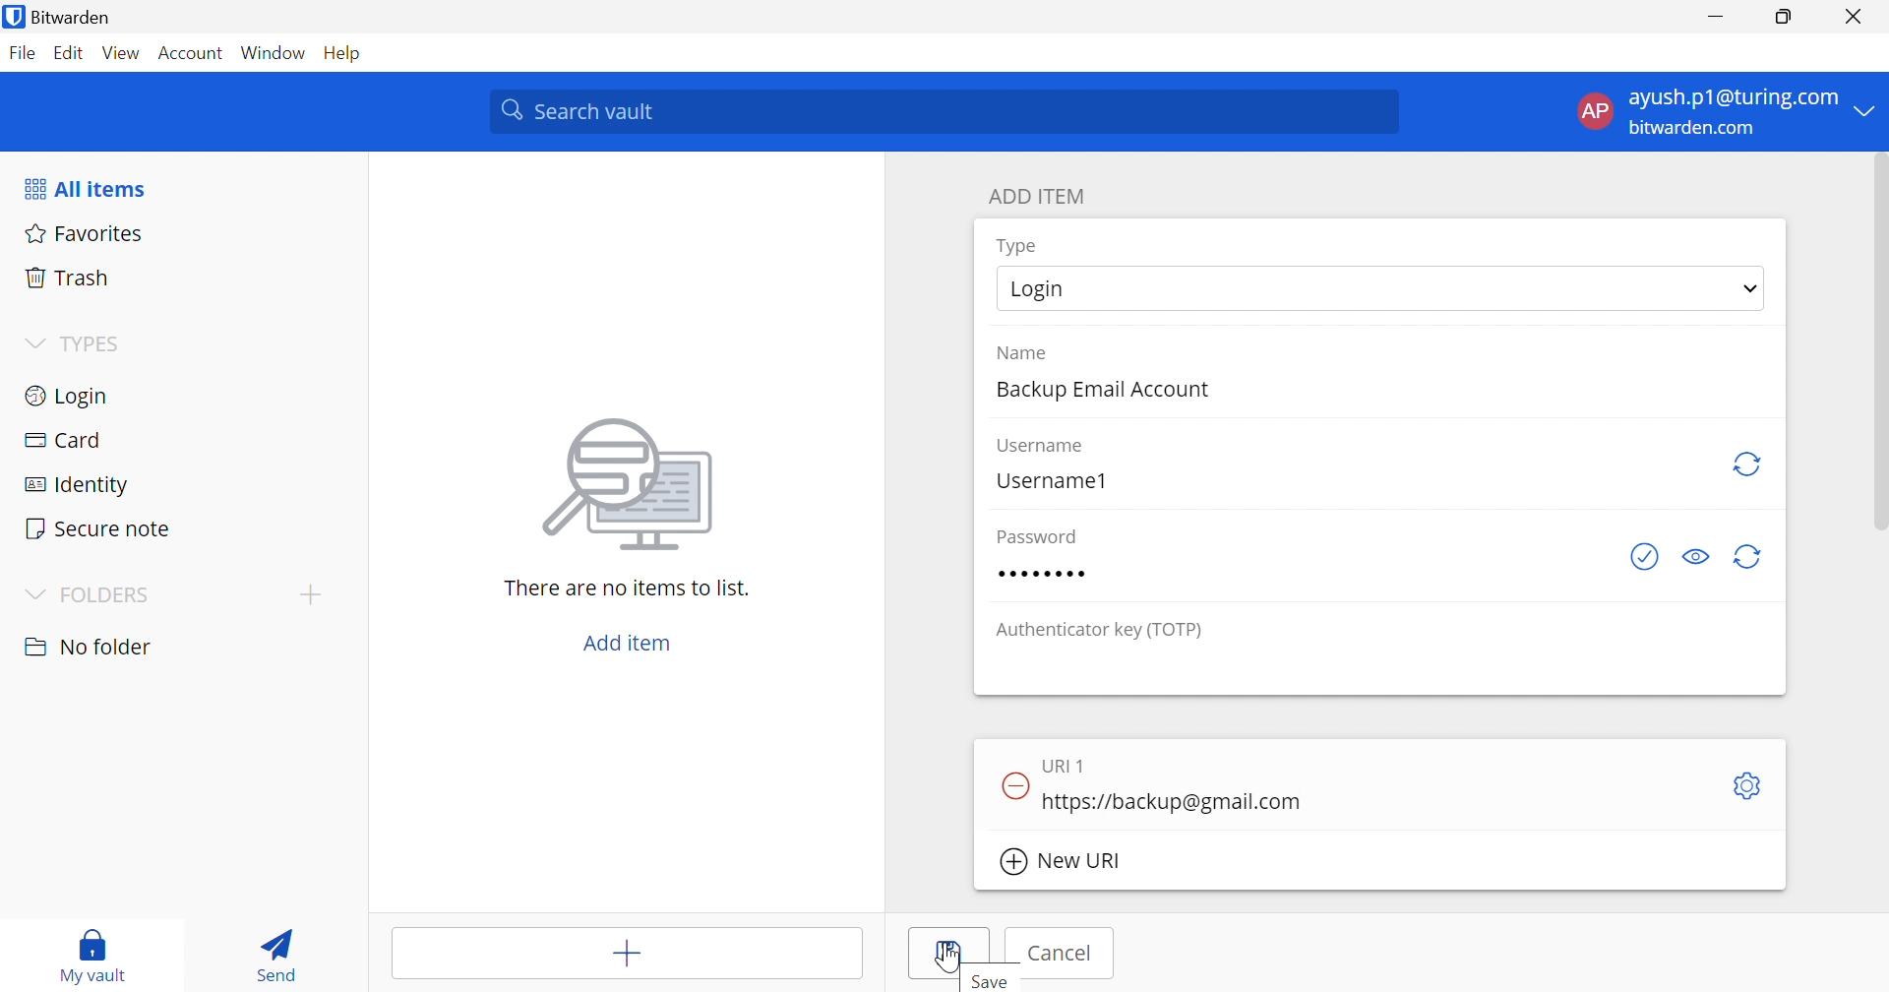  Describe the element at coordinates (311, 596) in the screenshot. I see `Add folder` at that location.